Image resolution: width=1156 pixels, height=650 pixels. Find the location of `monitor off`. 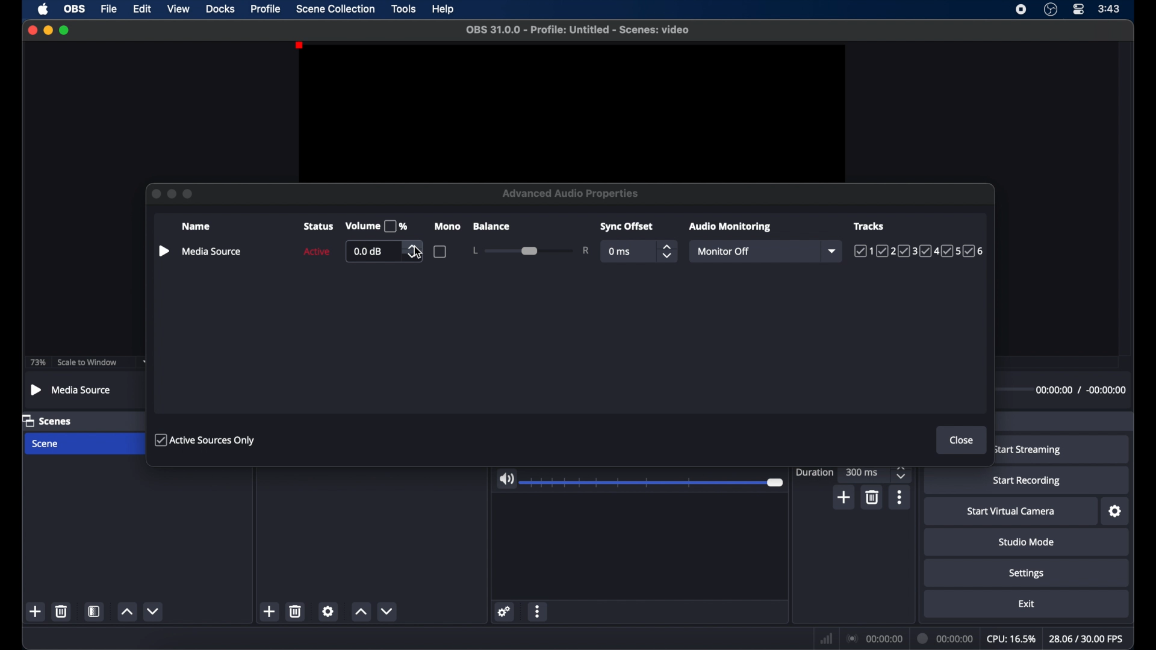

monitor off is located at coordinates (722, 252).